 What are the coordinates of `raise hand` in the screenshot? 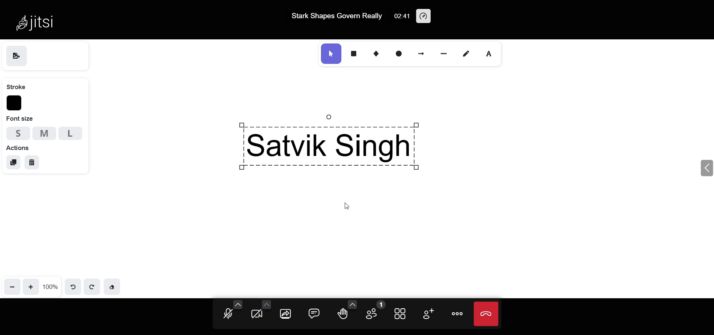 It's located at (342, 315).